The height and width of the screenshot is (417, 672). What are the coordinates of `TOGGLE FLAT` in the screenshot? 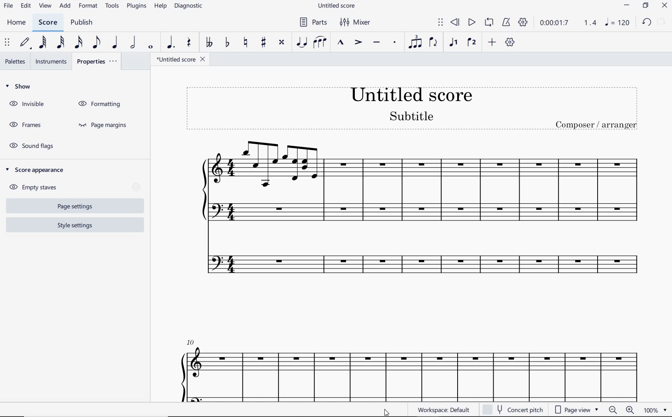 It's located at (227, 42).